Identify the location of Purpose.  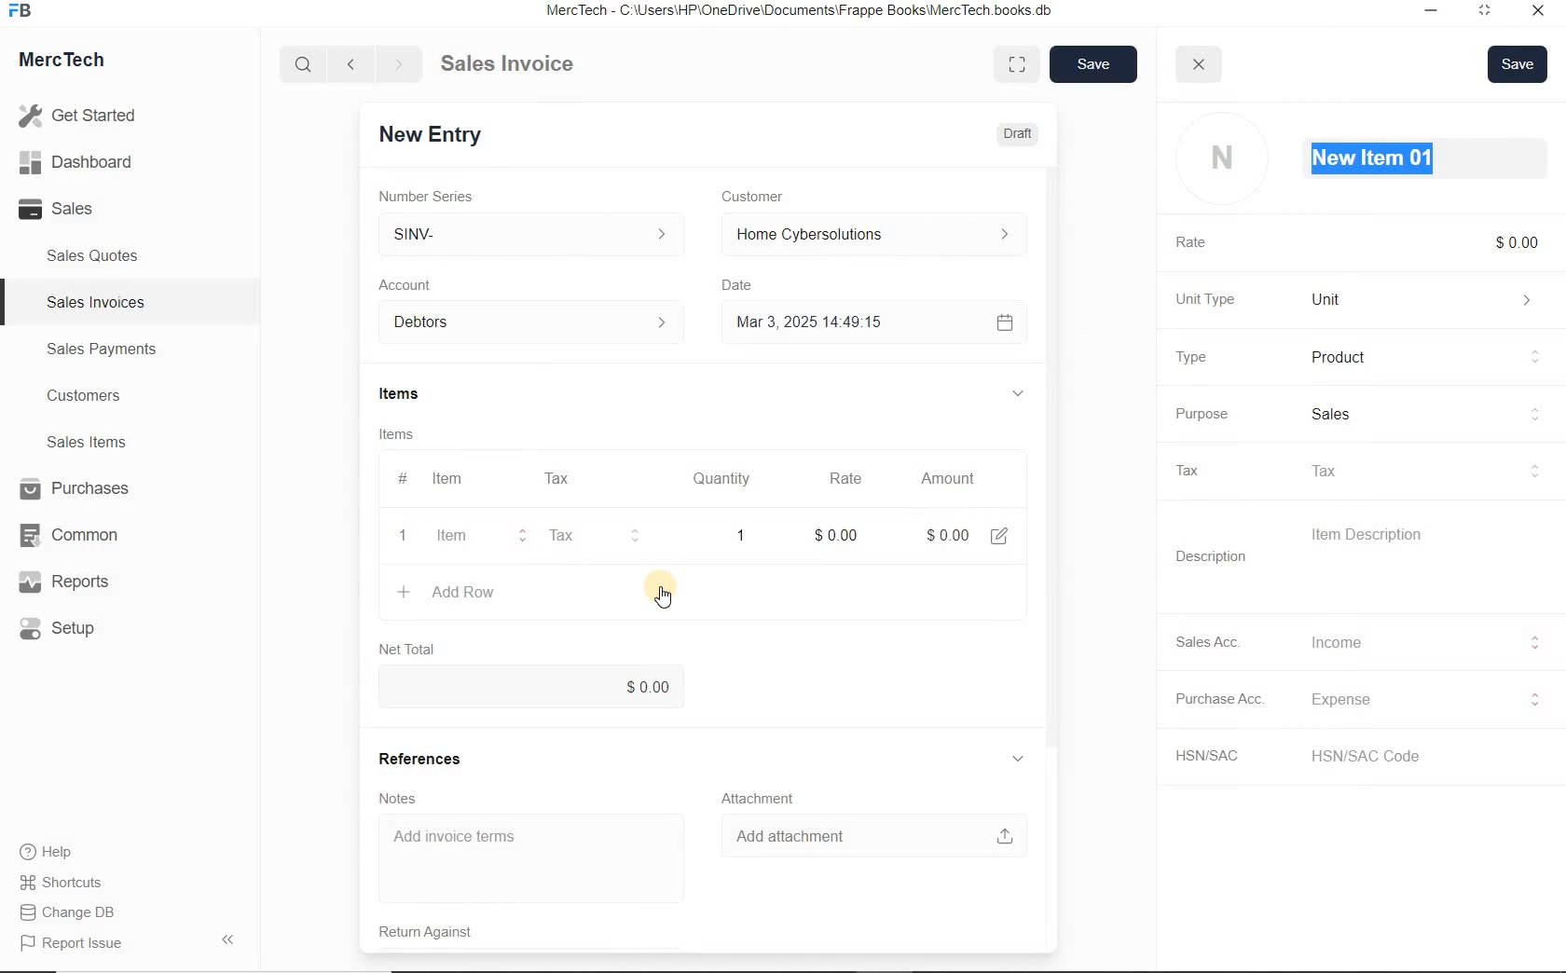
(1200, 414).